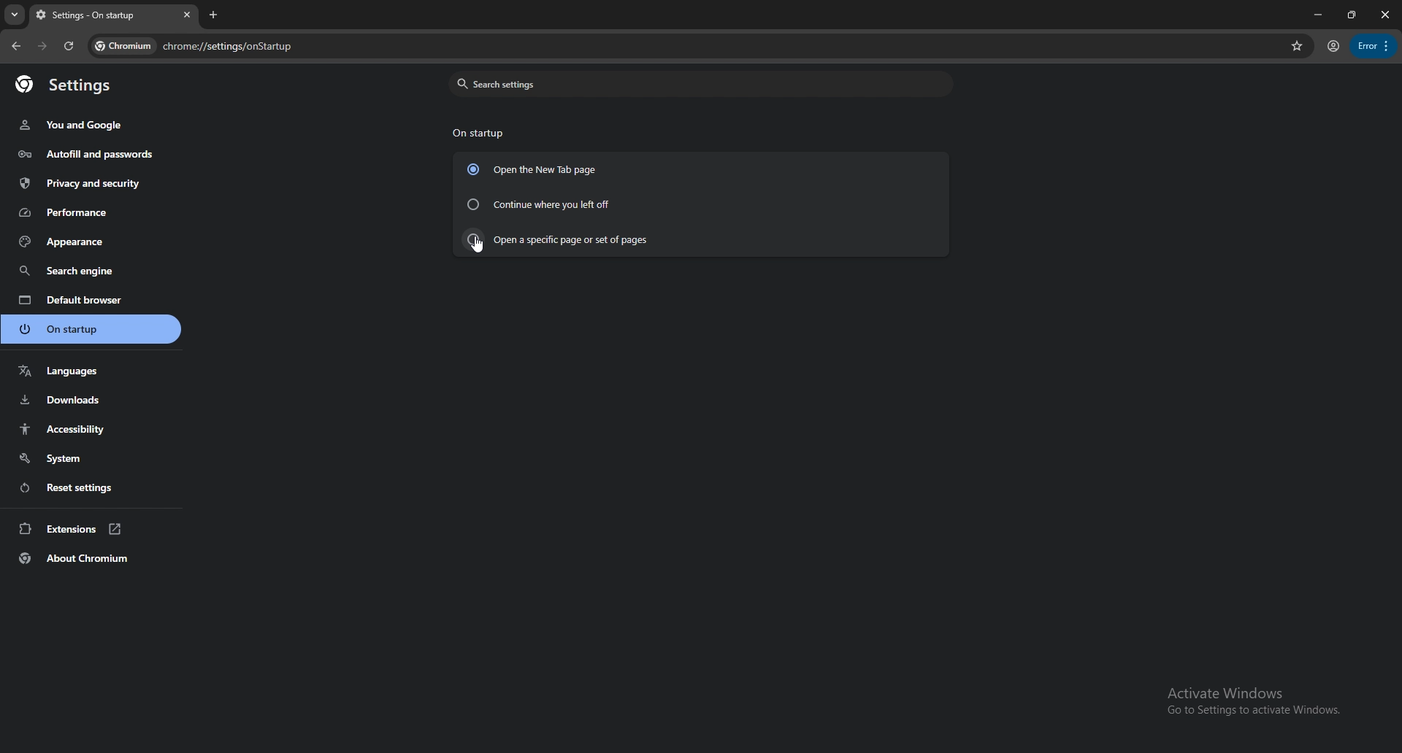 Image resolution: width=1402 pixels, height=753 pixels. I want to click on appearance, so click(93, 242).